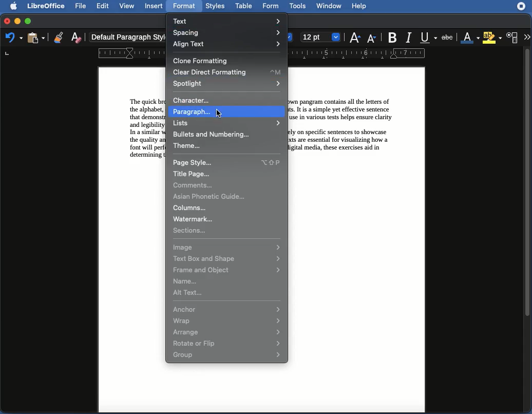 The width and height of the screenshot is (532, 414). I want to click on Columns, so click(194, 208).